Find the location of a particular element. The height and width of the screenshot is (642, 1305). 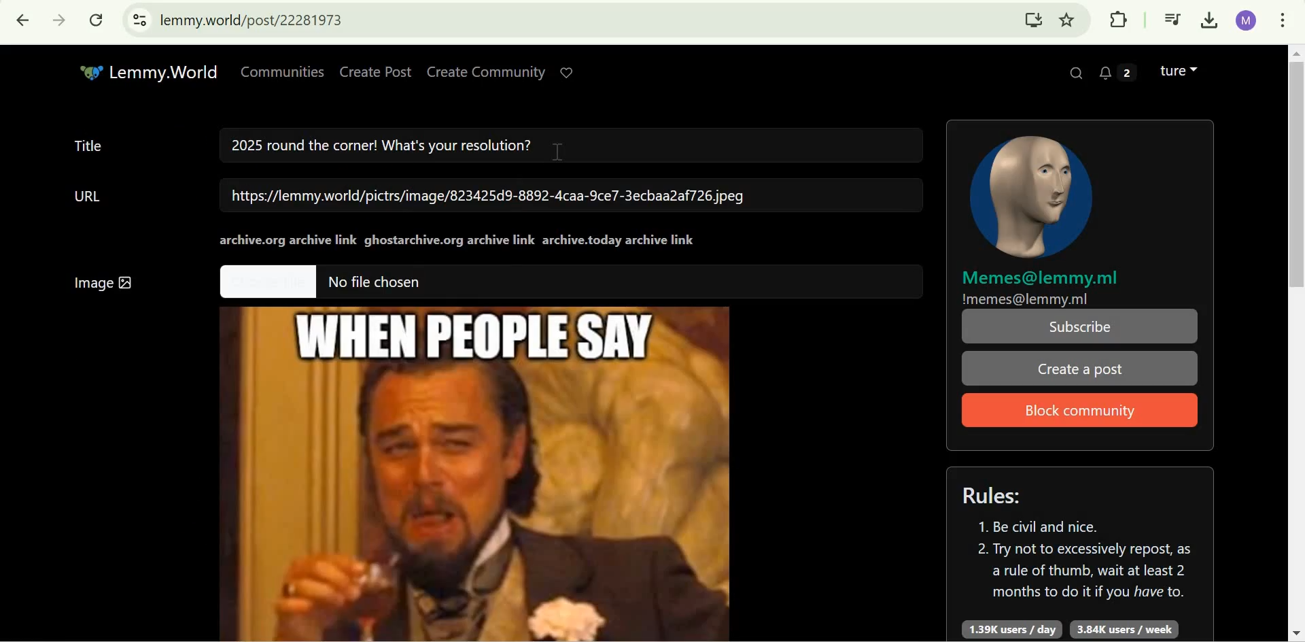

!memes@lemmy.ml is located at coordinates (1026, 299).